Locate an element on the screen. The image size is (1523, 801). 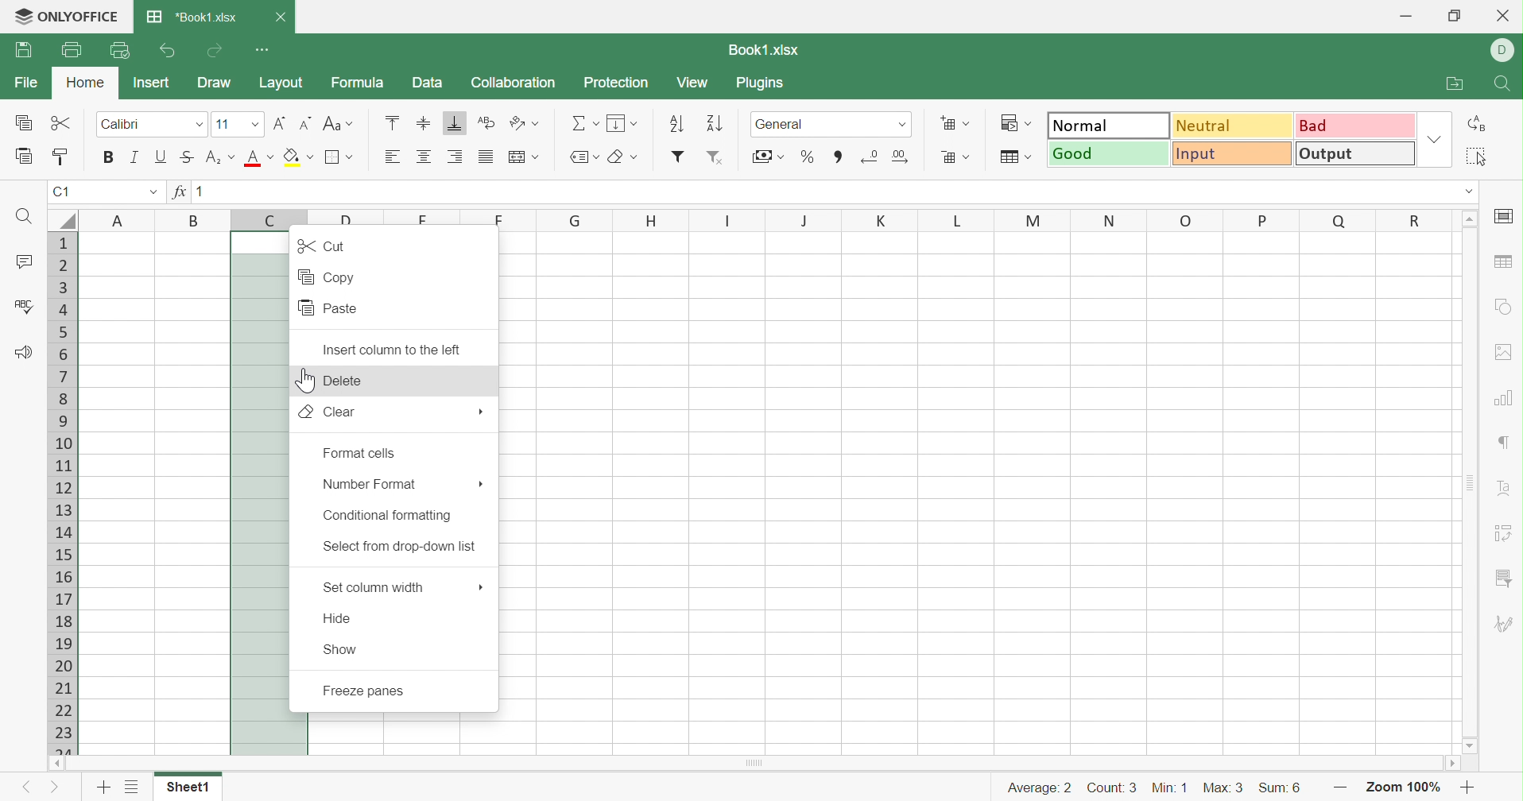
DELL is located at coordinates (1502, 50).